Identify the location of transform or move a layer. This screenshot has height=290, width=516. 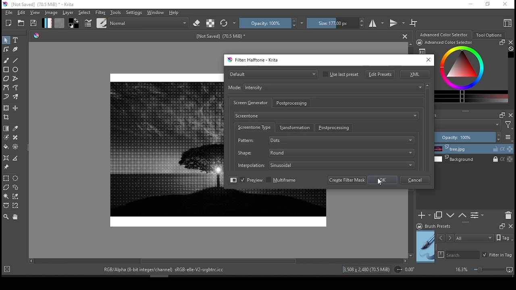
(6, 108).